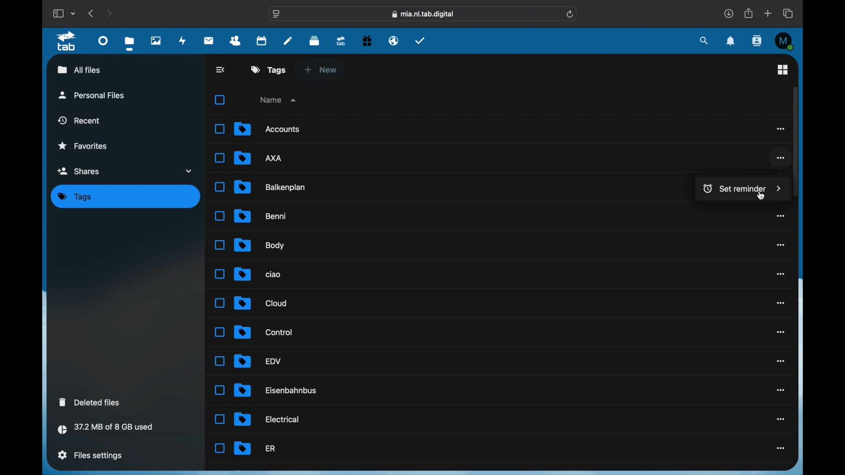 This screenshot has height=475, width=845. Describe the element at coordinates (80, 120) in the screenshot. I see `recent` at that location.